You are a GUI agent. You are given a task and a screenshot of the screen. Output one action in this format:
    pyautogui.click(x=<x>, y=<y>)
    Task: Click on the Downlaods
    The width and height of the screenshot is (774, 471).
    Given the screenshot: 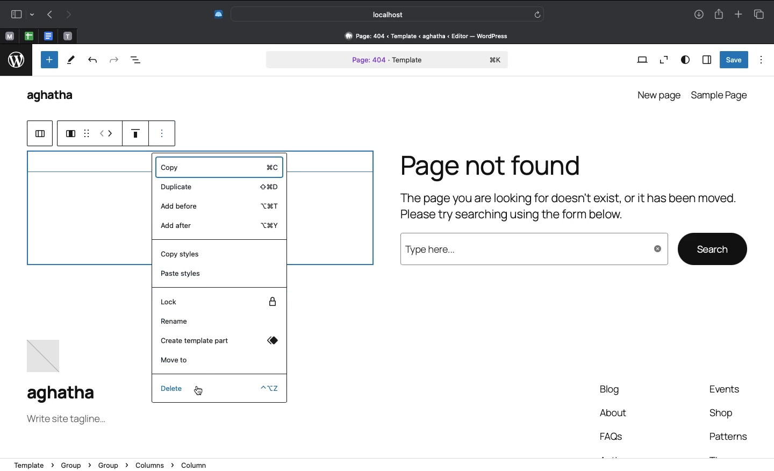 What is the action you would take?
    pyautogui.click(x=699, y=16)
    